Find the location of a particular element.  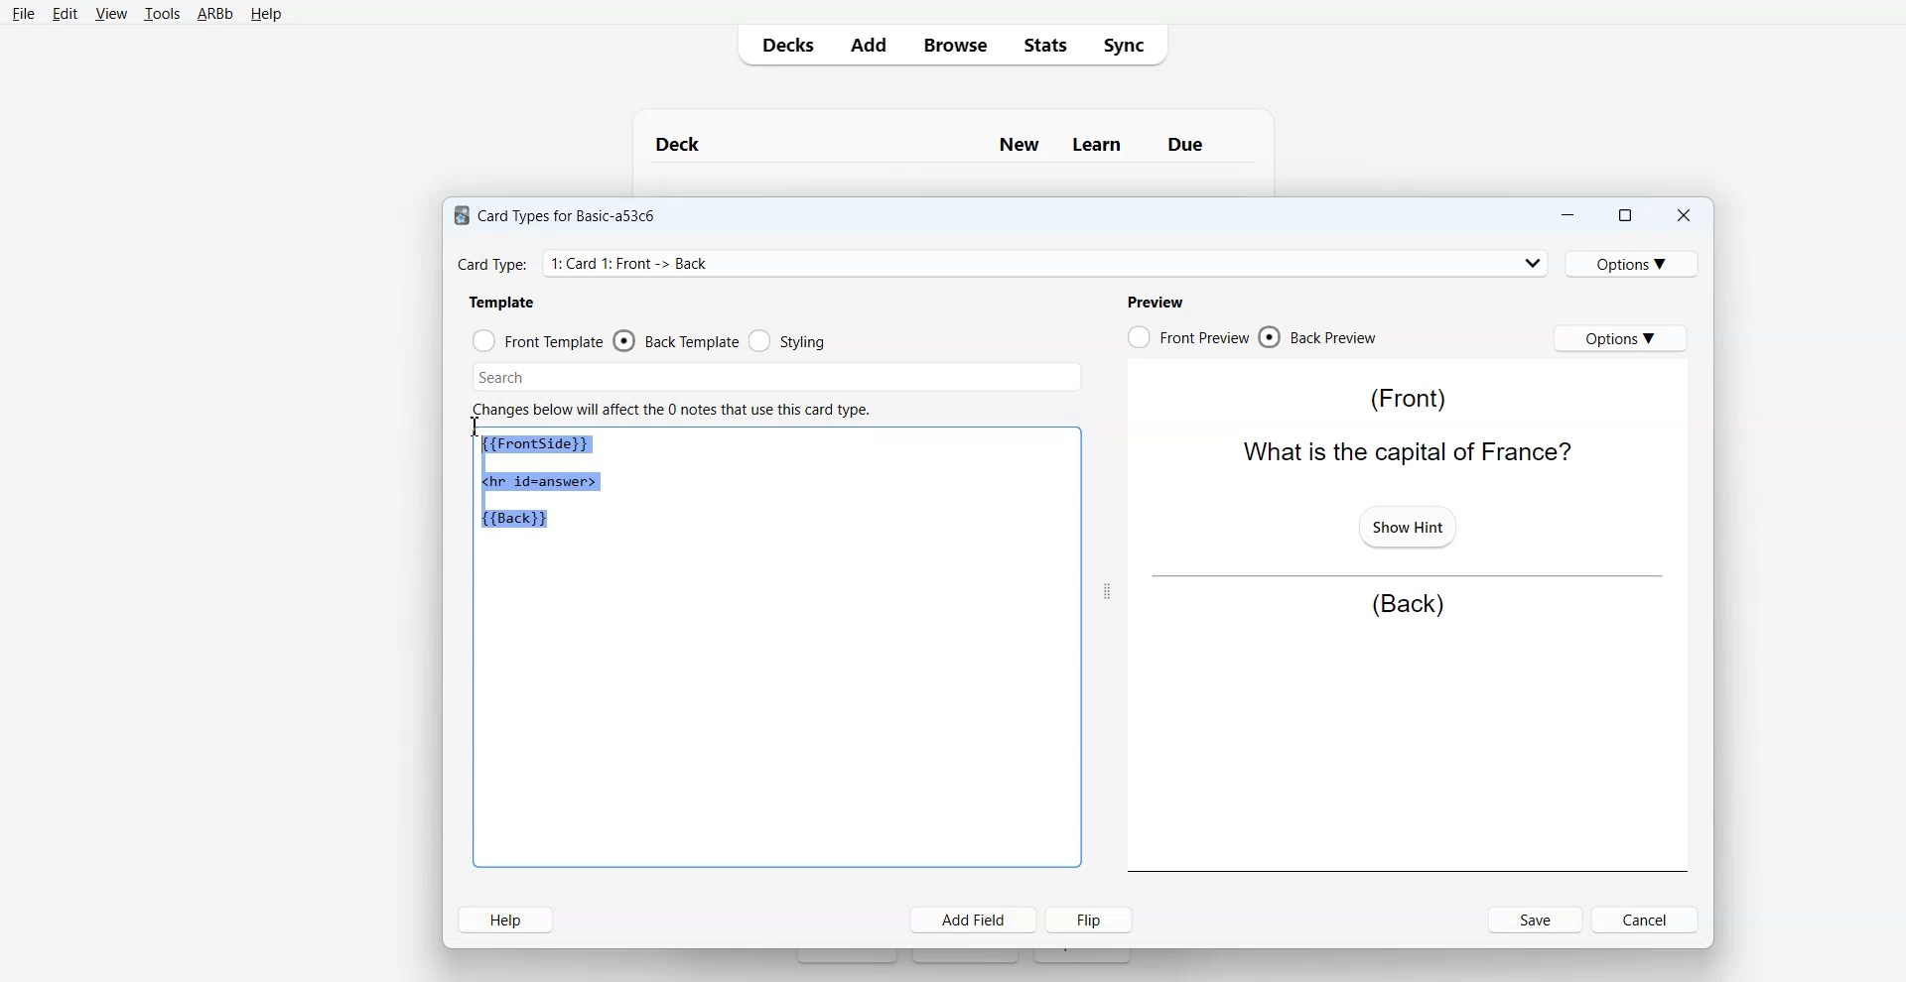

Card Type is located at coordinates (1004, 263).